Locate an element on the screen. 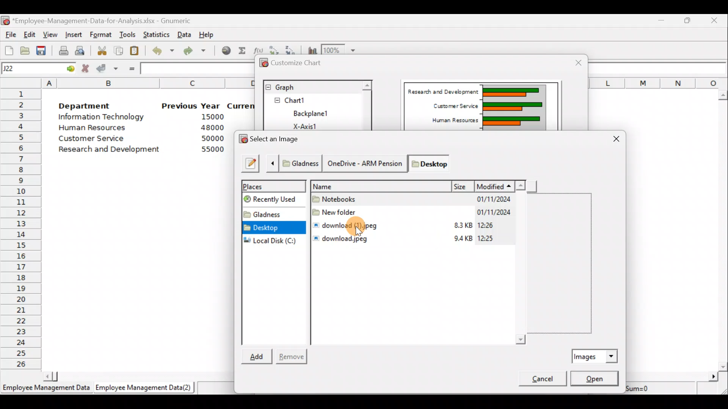 The height and width of the screenshot is (409, 728). 50000 is located at coordinates (211, 138).